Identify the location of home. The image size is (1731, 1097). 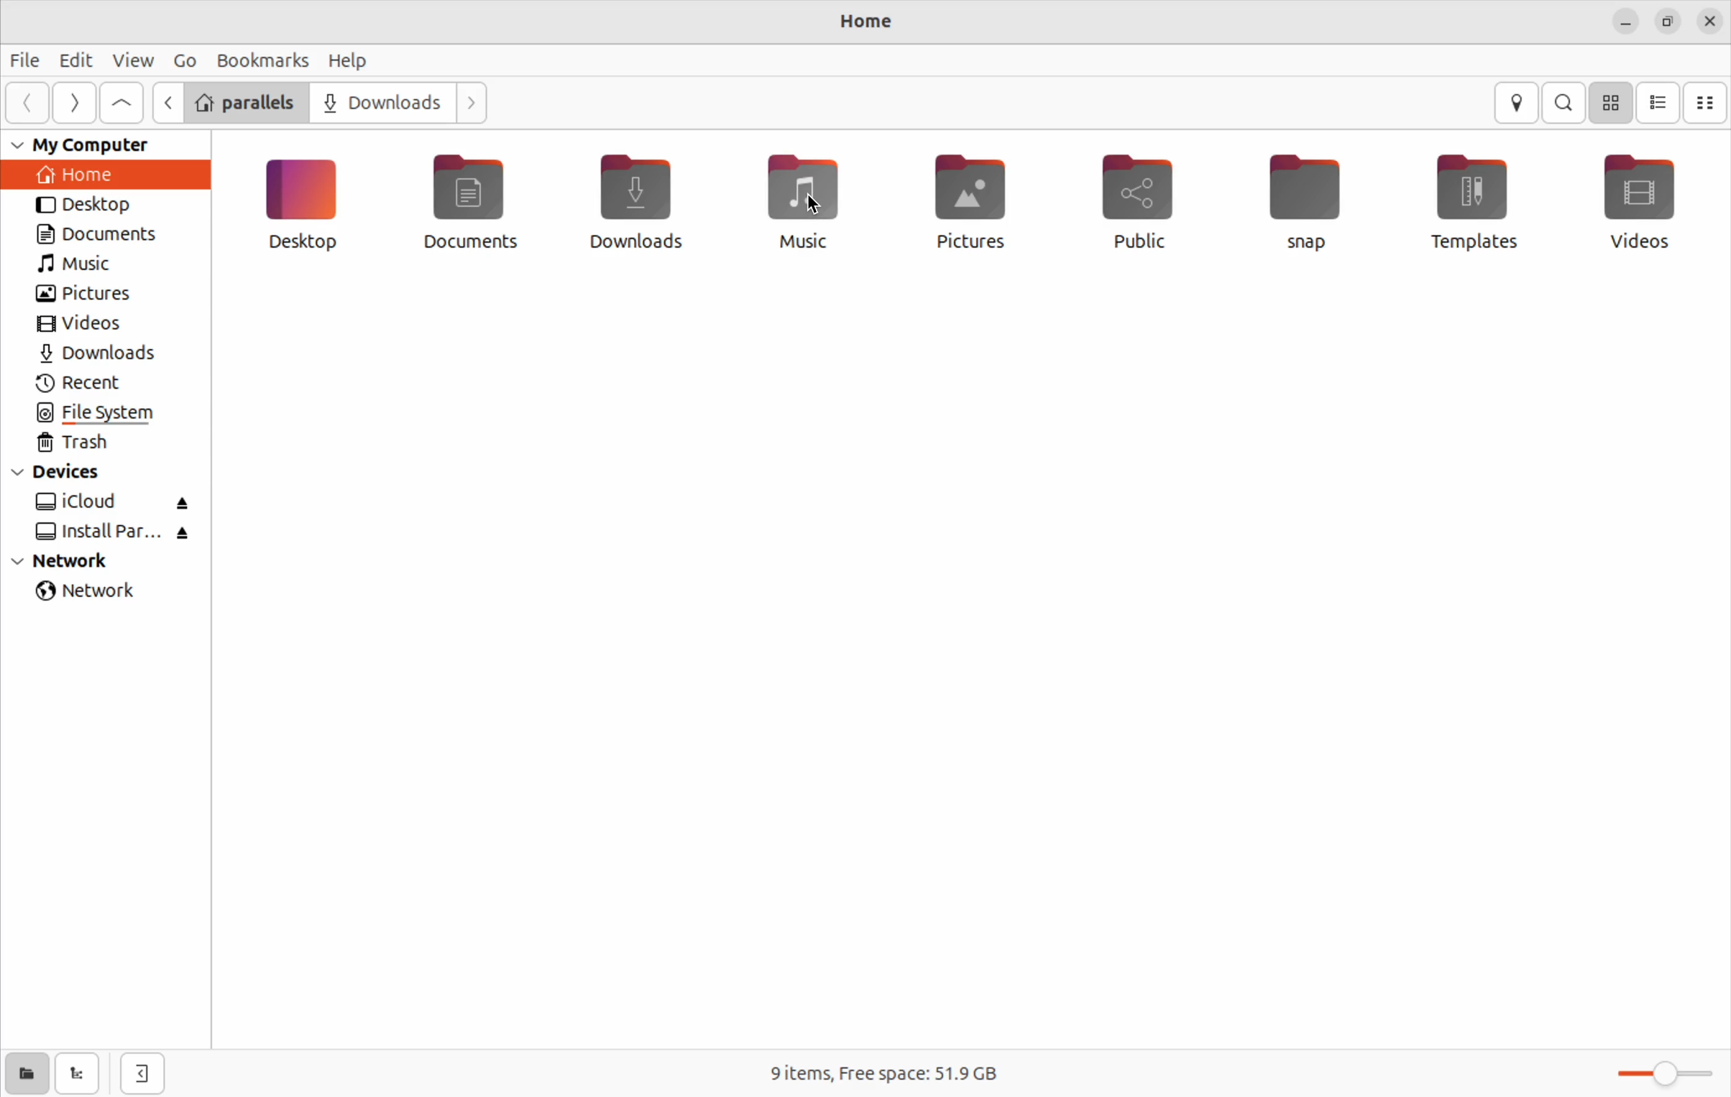
(868, 20).